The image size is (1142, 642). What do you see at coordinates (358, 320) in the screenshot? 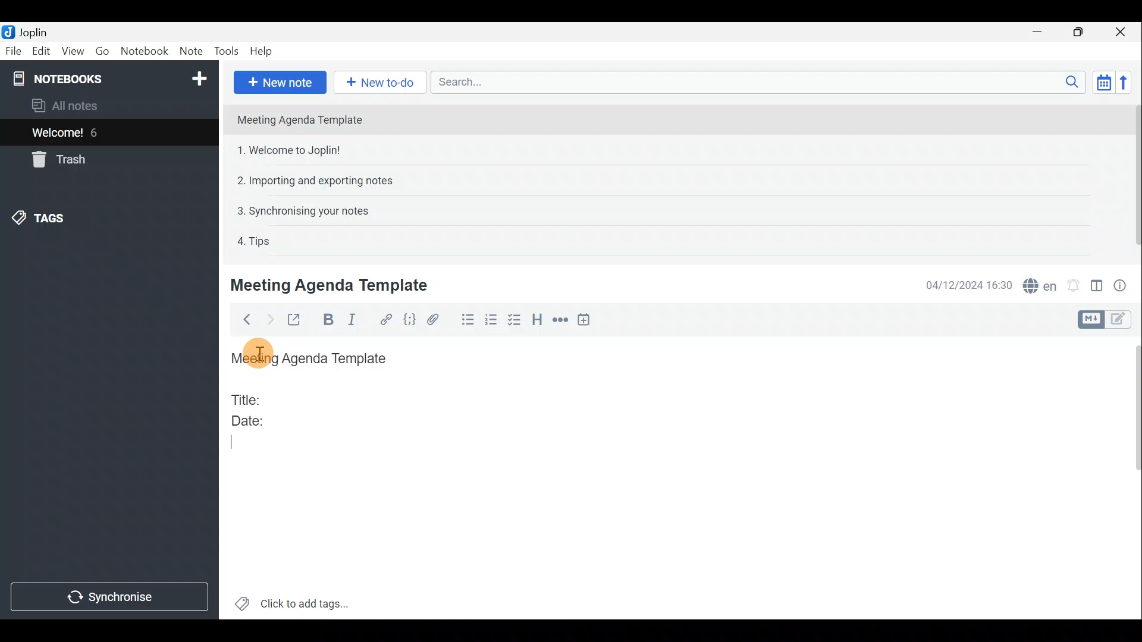
I see `Italic` at bounding box center [358, 320].